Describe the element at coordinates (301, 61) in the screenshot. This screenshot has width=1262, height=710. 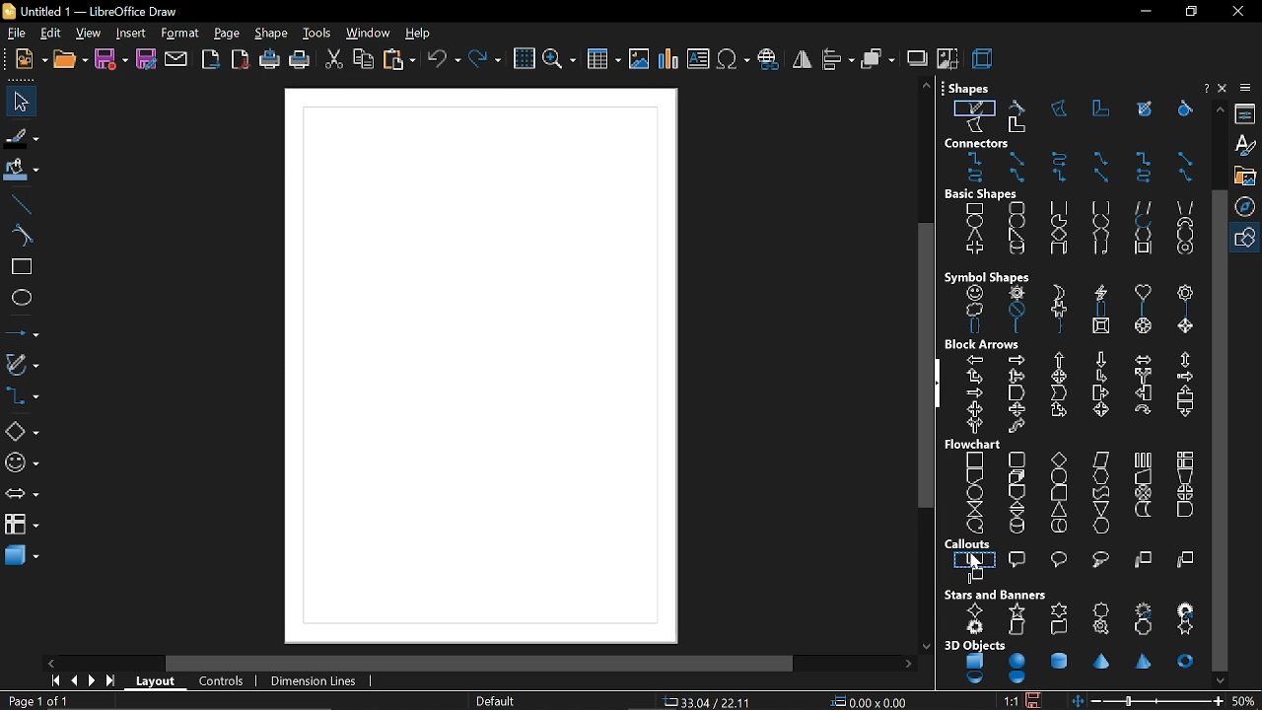
I see `print` at that location.